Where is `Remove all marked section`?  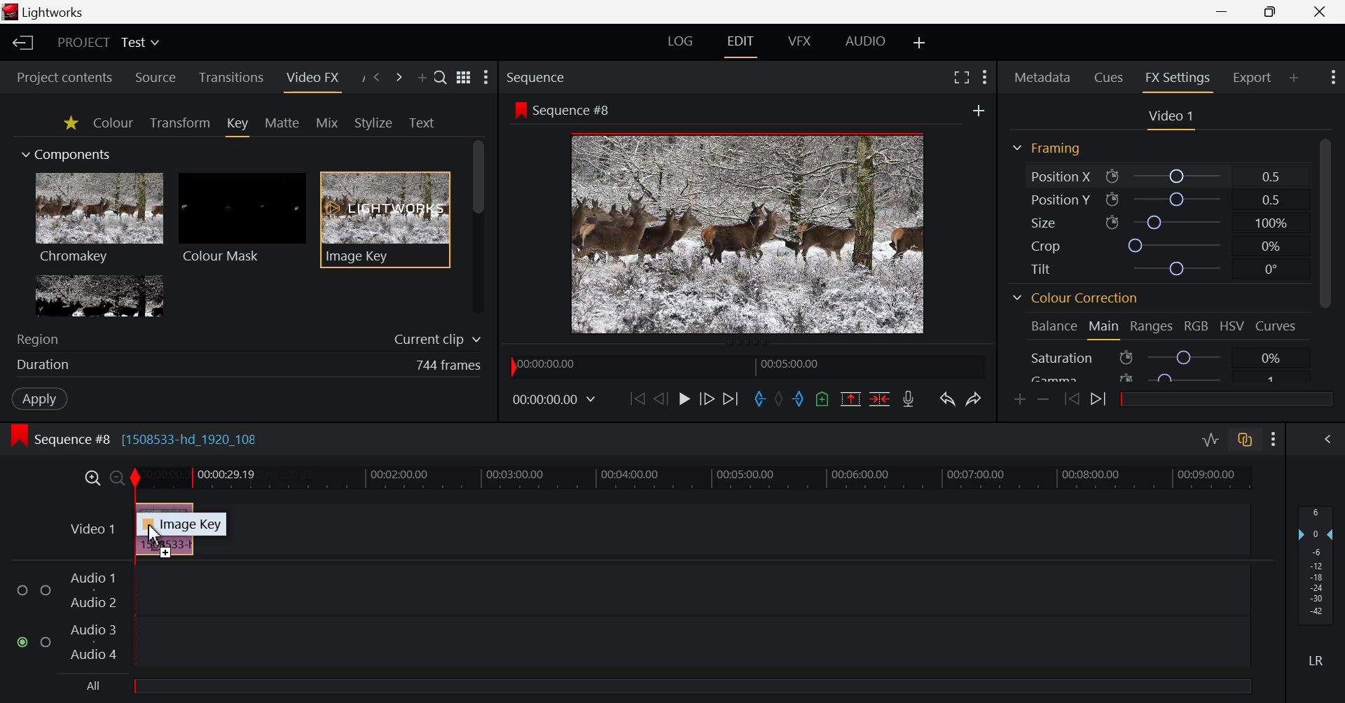
Remove all marked section is located at coordinates (850, 400).